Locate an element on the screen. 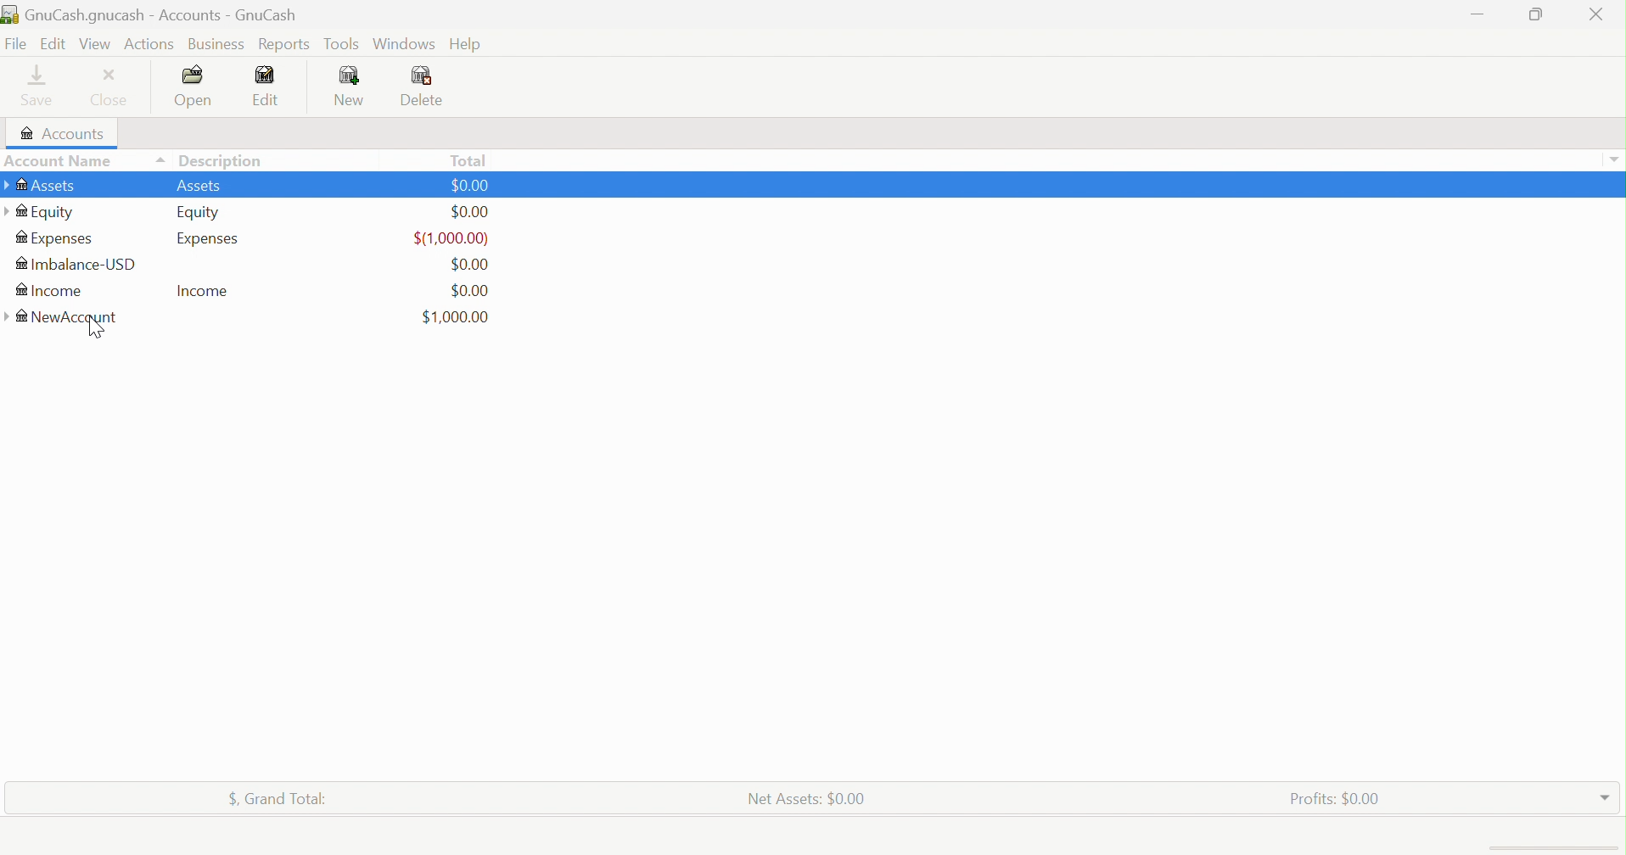  Imbalance-USD is located at coordinates (75, 265).